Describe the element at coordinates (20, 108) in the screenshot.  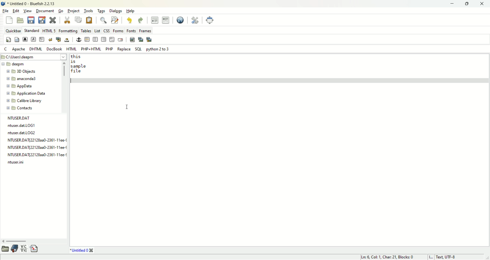
I see `contacts` at that location.